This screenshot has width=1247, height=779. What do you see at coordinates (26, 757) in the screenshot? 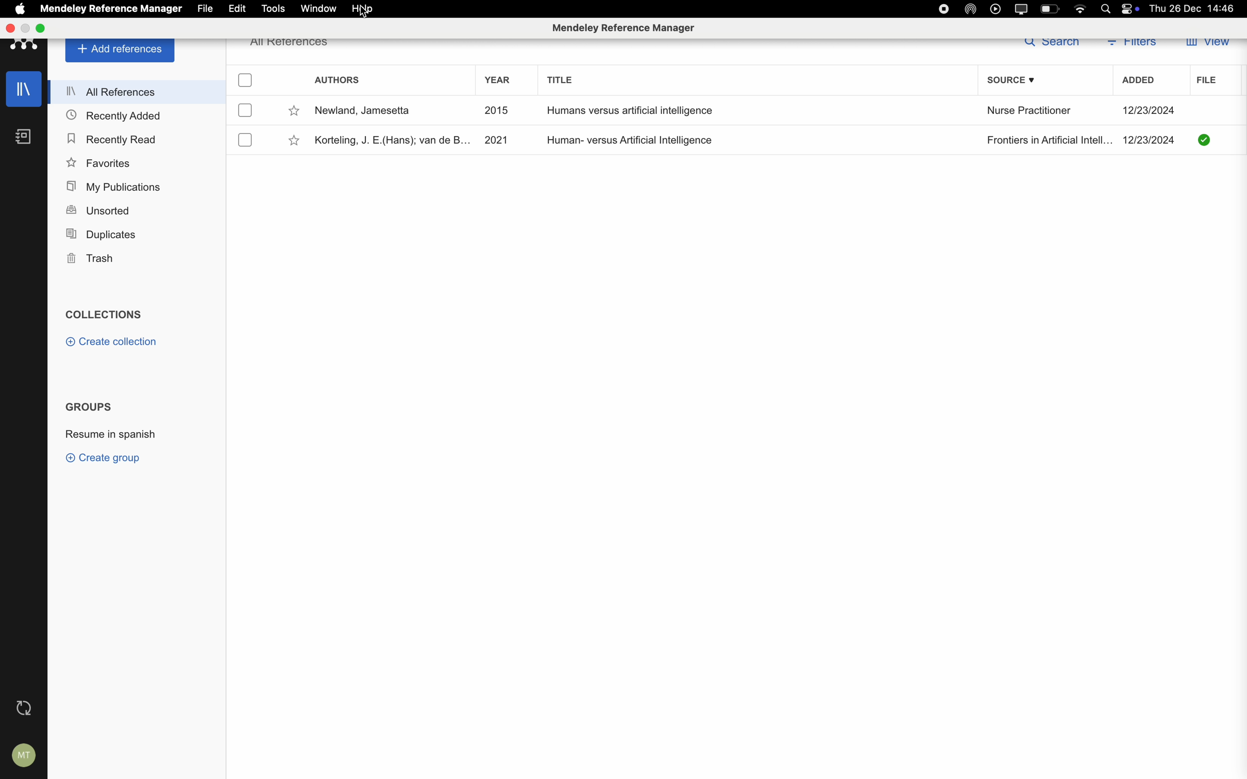
I see `account settings` at bounding box center [26, 757].